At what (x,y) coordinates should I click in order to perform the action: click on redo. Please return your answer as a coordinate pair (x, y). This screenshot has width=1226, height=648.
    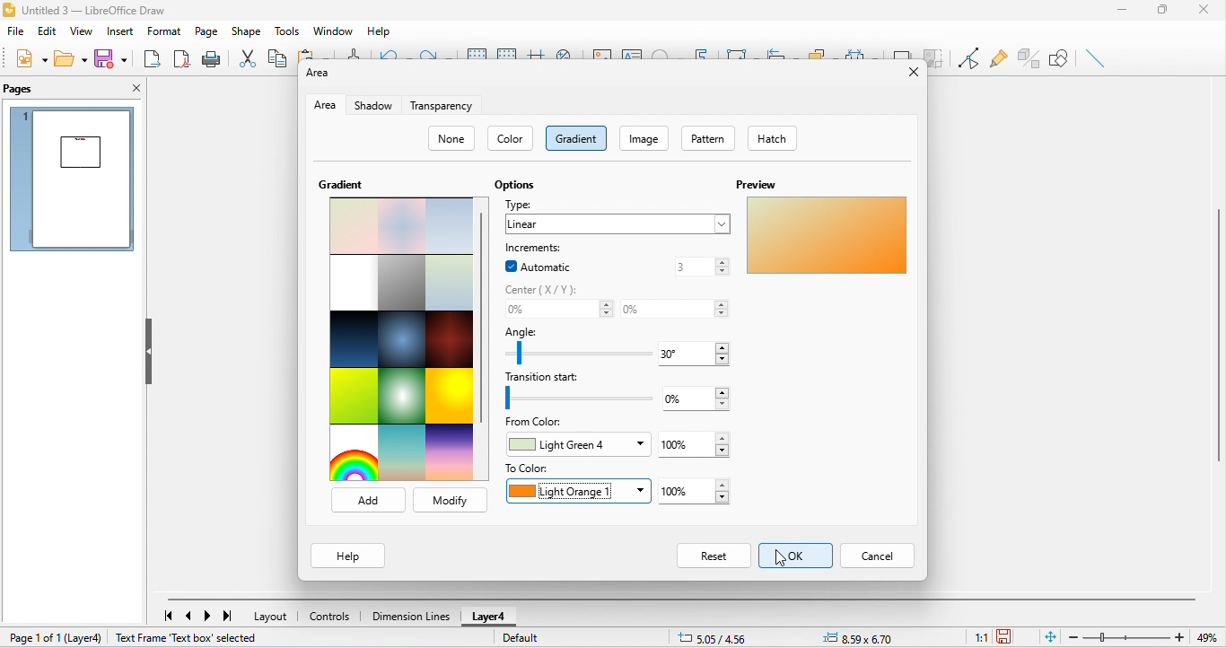
    Looking at the image, I should click on (436, 52).